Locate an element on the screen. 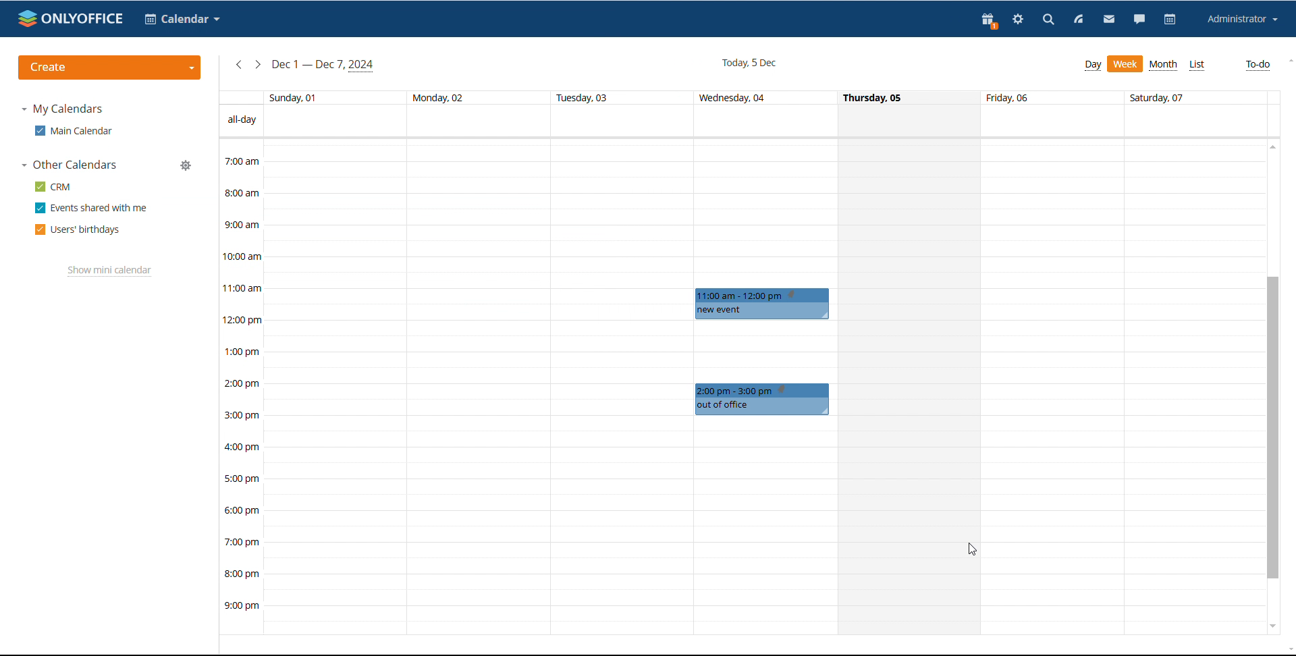 Image resolution: width=1296 pixels, height=656 pixels. other calendars is located at coordinates (69, 165).